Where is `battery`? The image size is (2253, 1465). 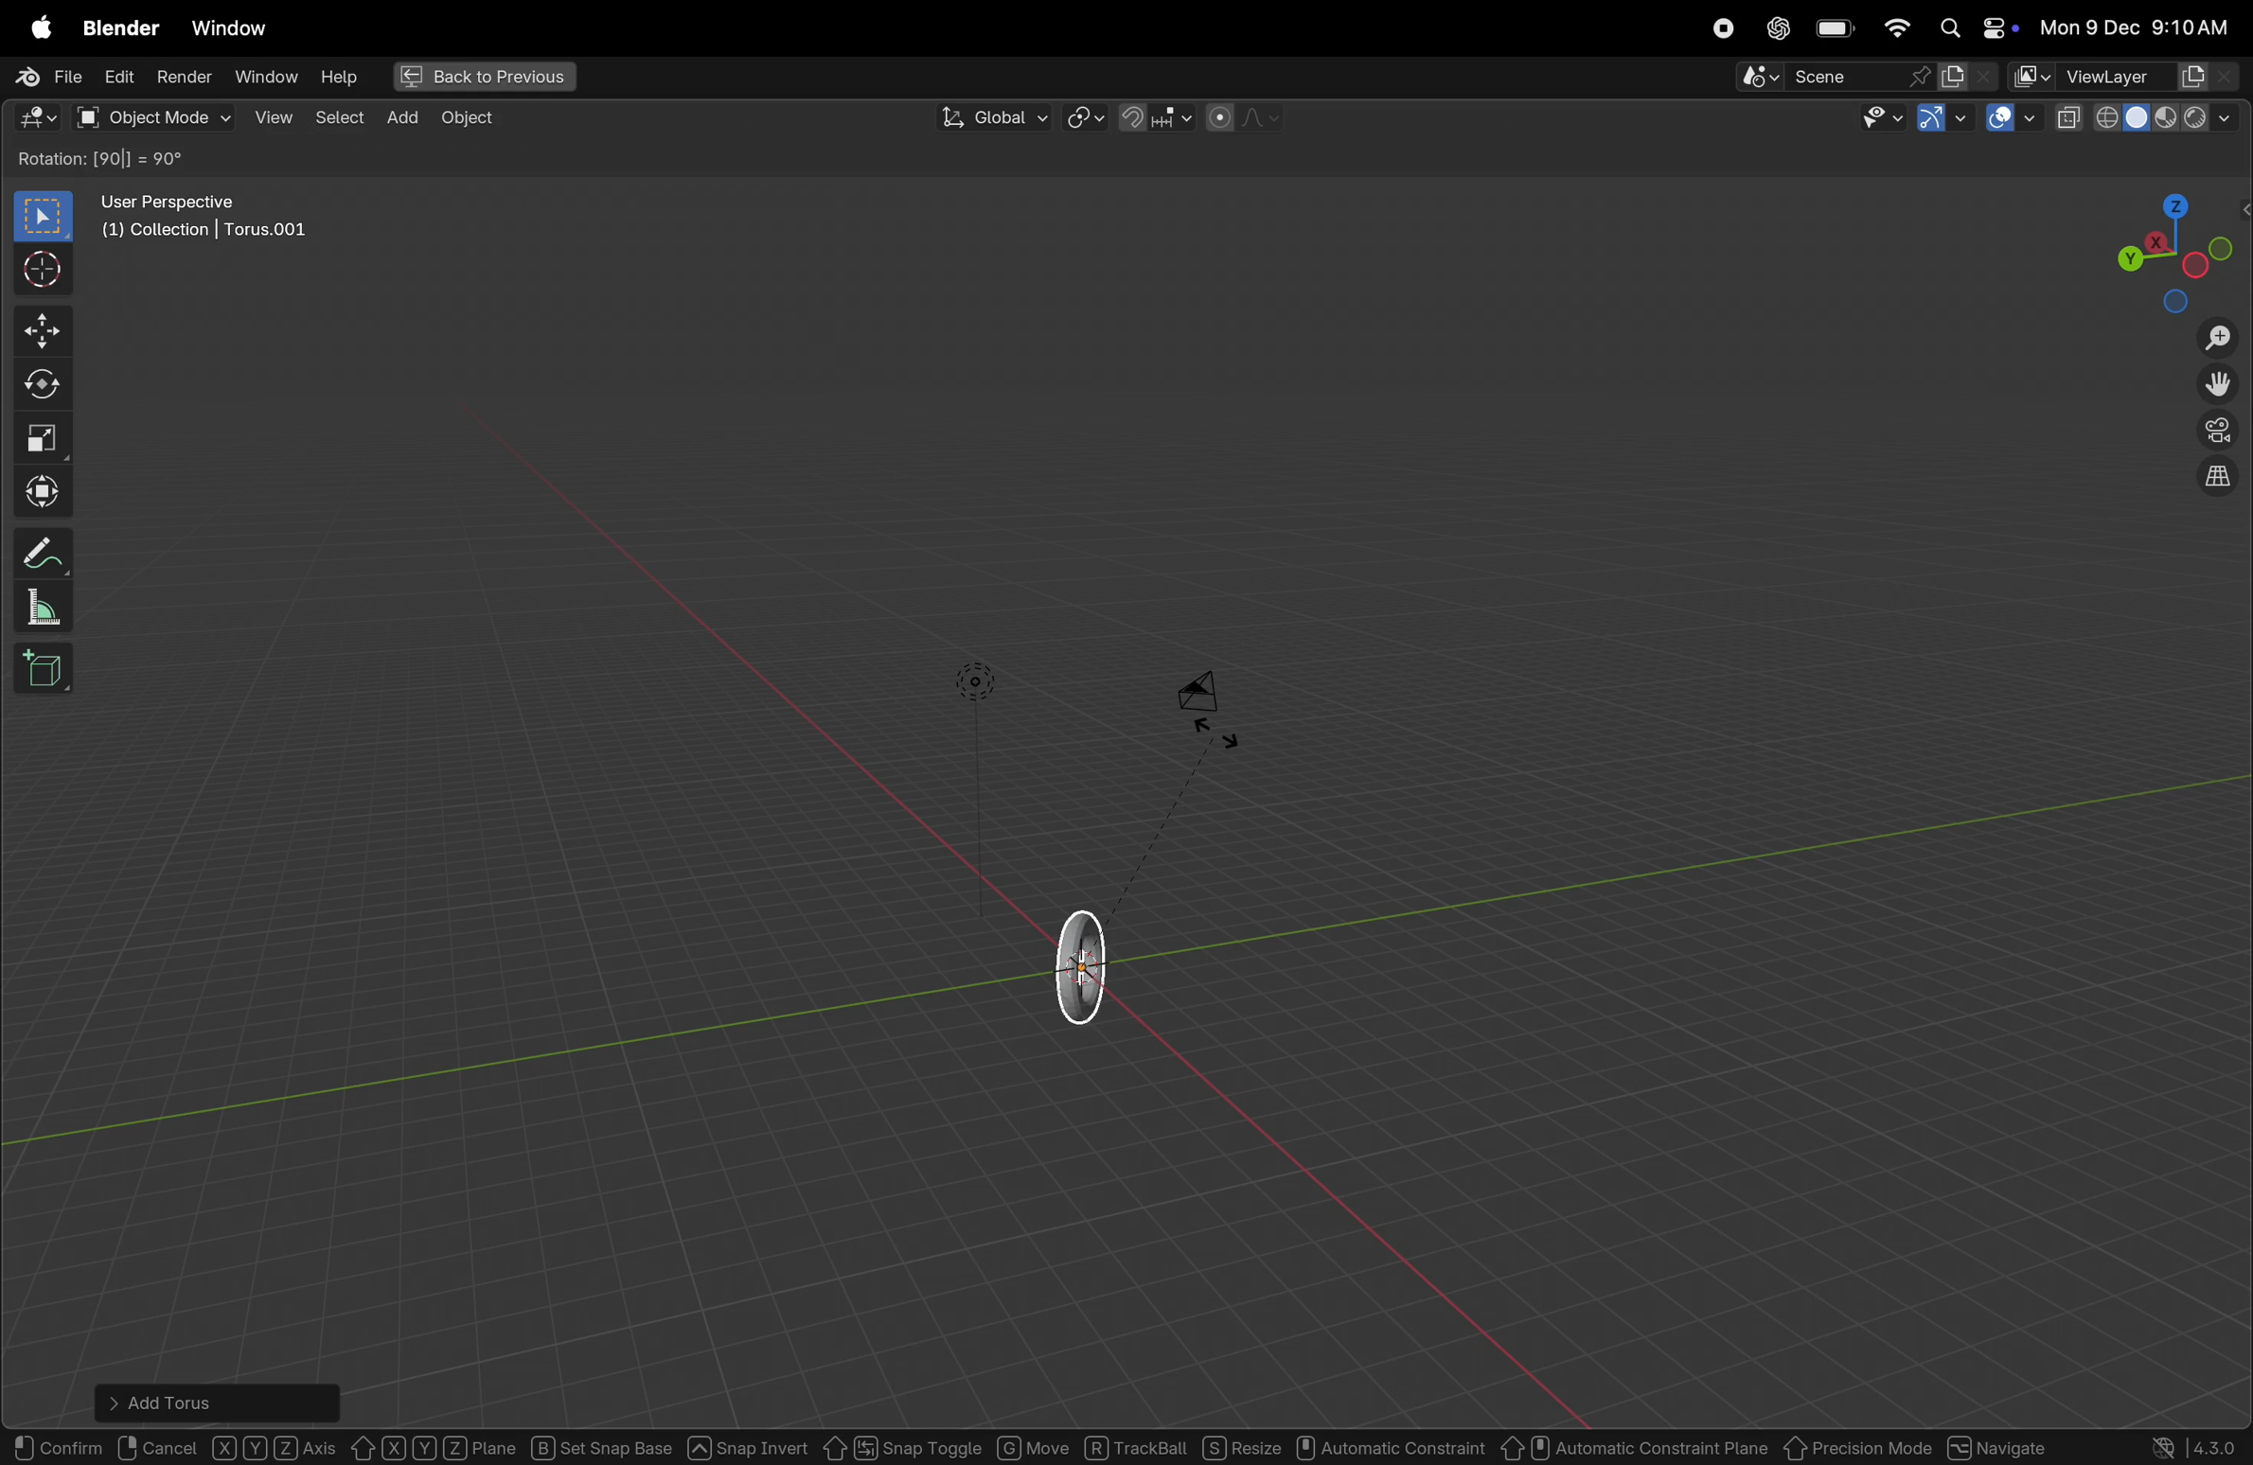
battery is located at coordinates (1836, 30).